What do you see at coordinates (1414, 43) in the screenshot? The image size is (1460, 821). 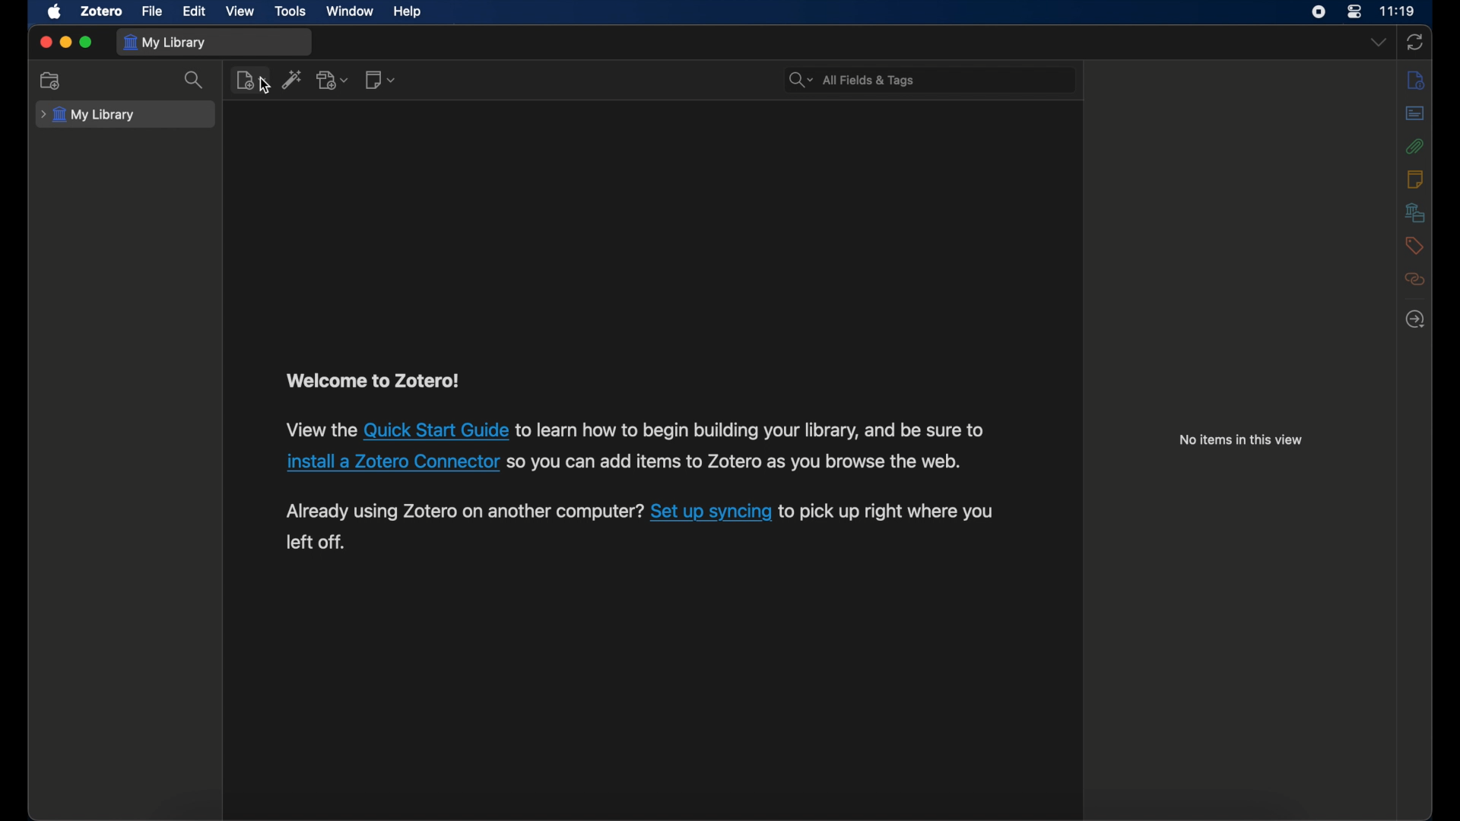 I see `ync` at bounding box center [1414, 43].